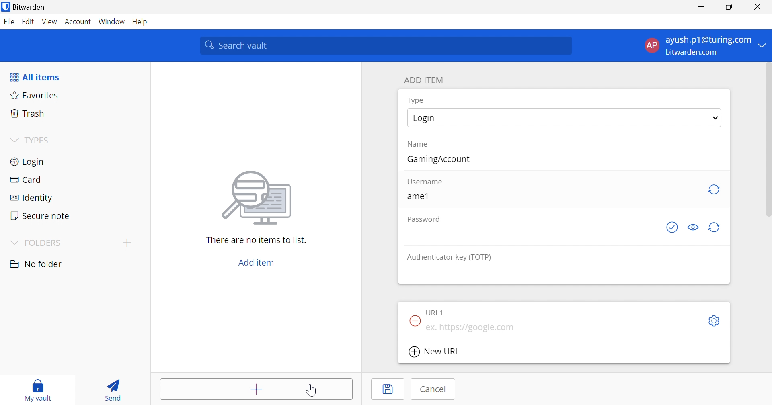 This screenshot has height=405, width=772. I want to click on Cancel, so click(431, 390).